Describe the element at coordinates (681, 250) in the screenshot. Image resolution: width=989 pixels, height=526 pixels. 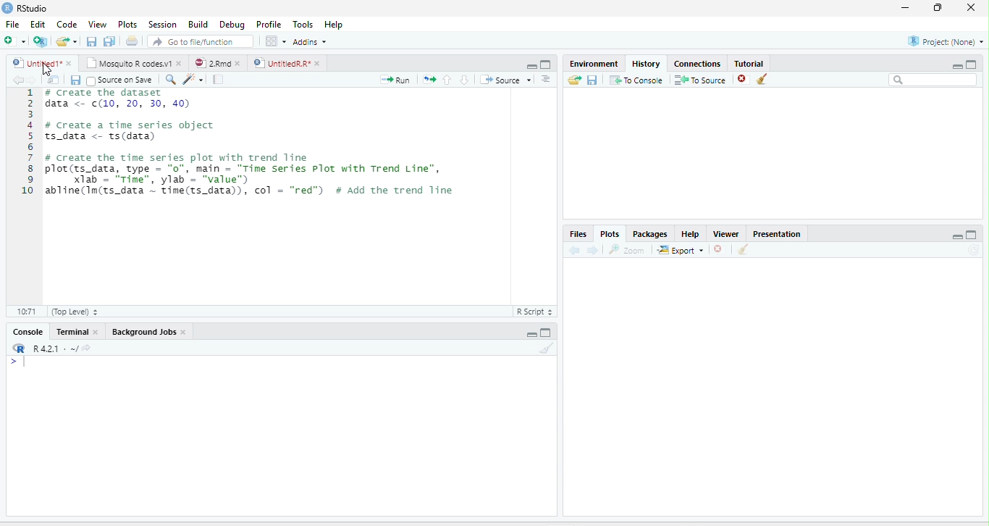
I see `Export` at that location.